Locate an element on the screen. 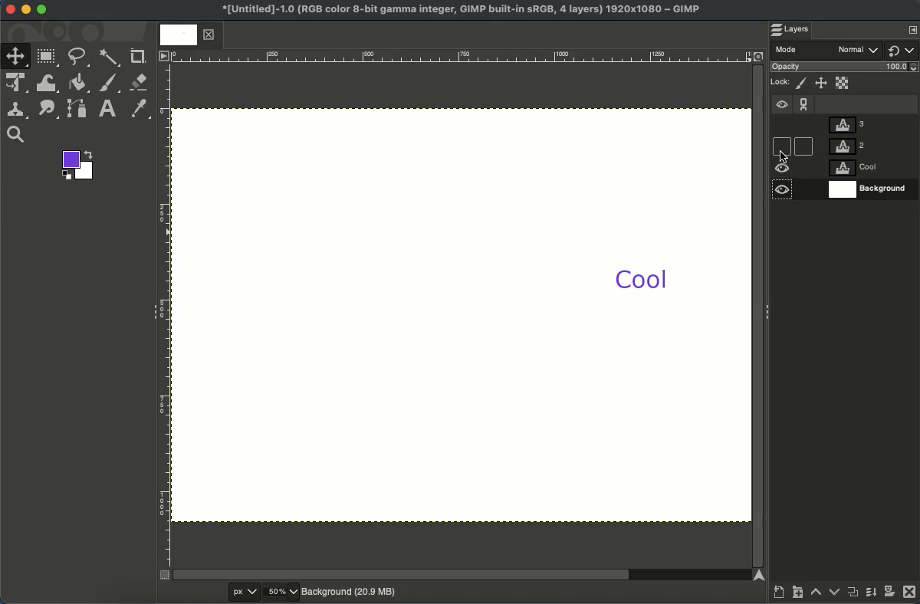 This screenshot has width=920, height=604. Text is located at coordinates (109, 108).